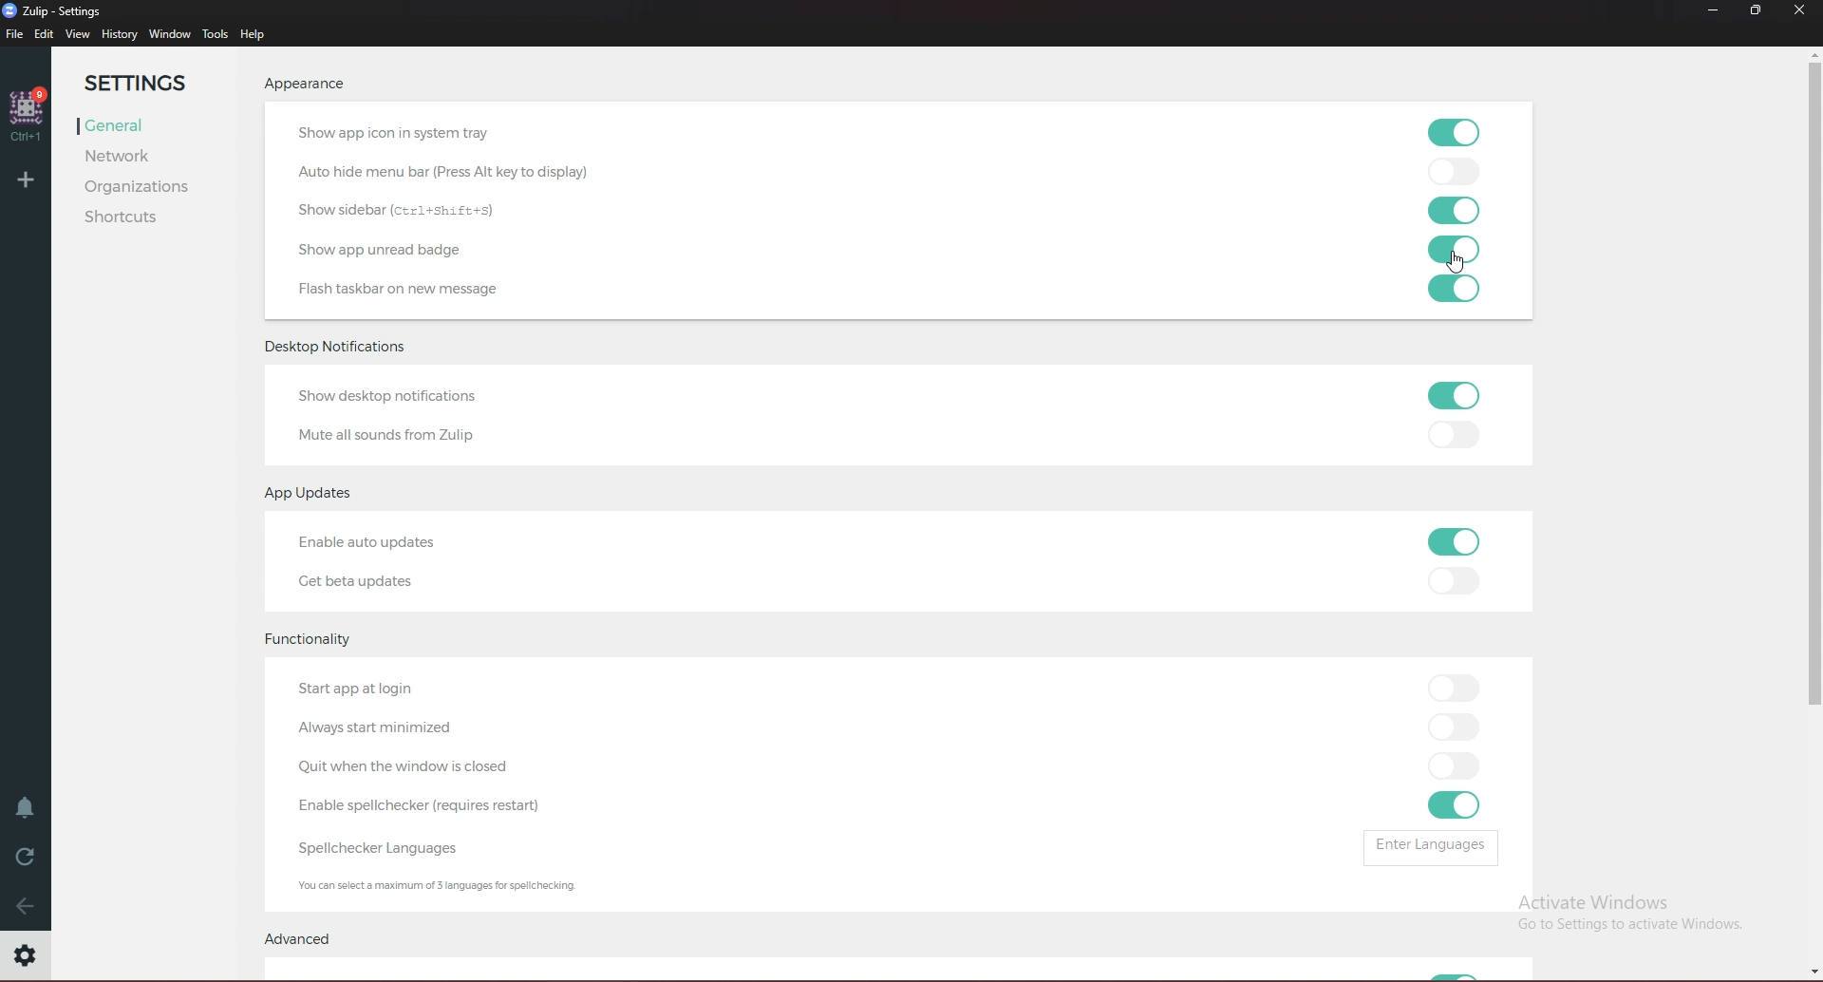  What do you see at coordinates (422, 766) in the screenshot?
I see `Quit when the window is closed` at bounding box center [422, 766].